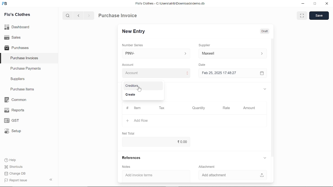 This screenshot has width=333, height=187. What do you see at coordinates (227, 73) in the screenshot?
I see ` Feb 25, 2025 17:48:27` at bounding box center [227, 73].